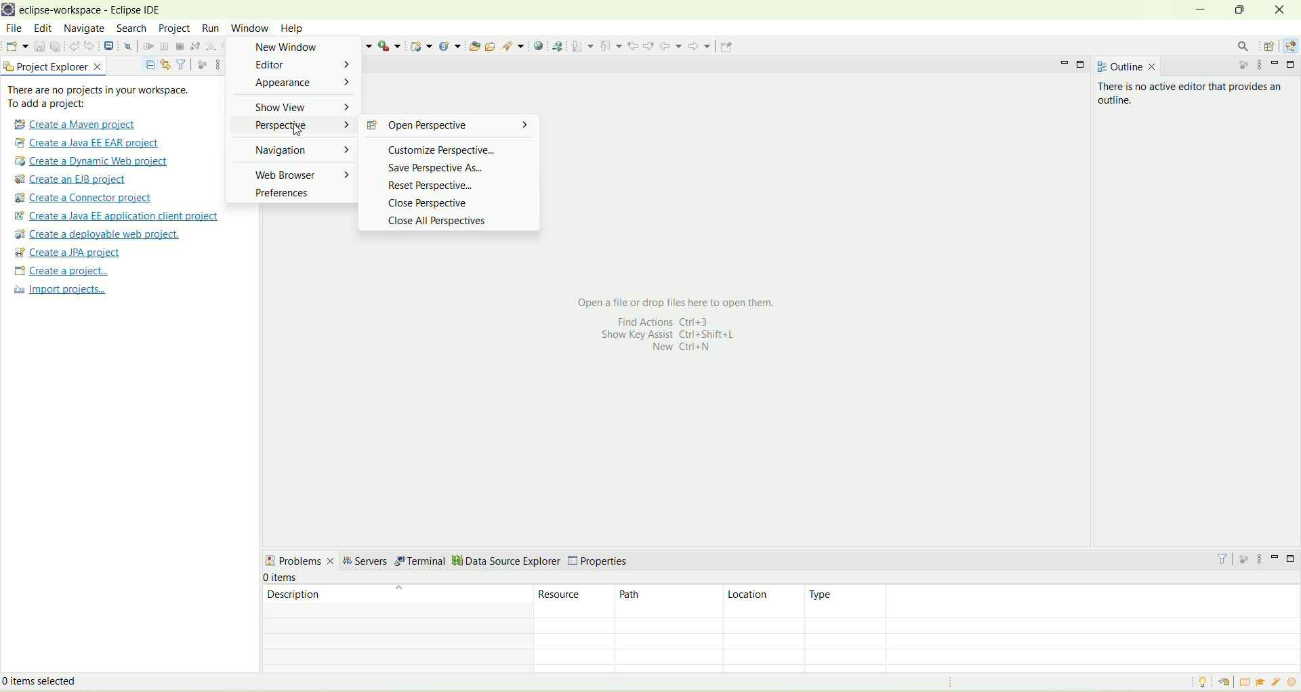 The width and height of the screenshot is (1301, 692). I want to click on back, so click(670, 46).